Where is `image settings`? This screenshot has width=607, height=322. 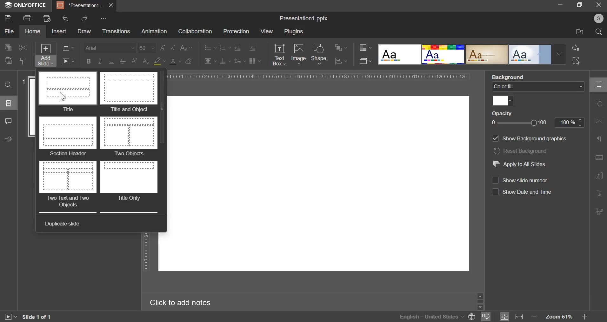 image settings is located at coordinates (600, 121).